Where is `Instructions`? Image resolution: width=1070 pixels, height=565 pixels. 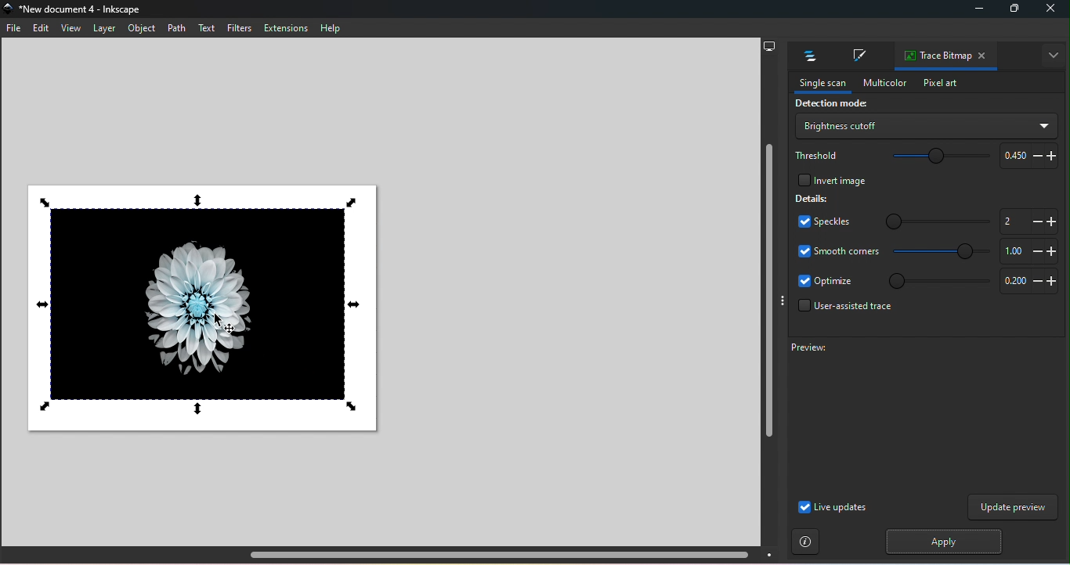
Instructions is located at coordinates (806, 542).